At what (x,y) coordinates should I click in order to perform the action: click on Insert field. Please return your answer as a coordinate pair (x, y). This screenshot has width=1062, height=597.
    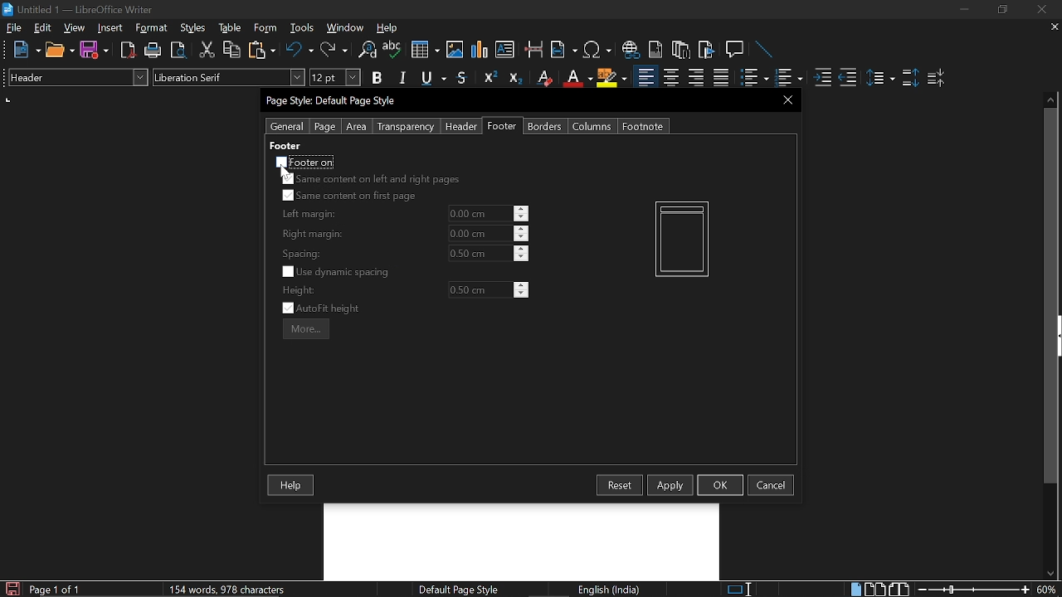
    Looking at the image, I should click on (564, 51).